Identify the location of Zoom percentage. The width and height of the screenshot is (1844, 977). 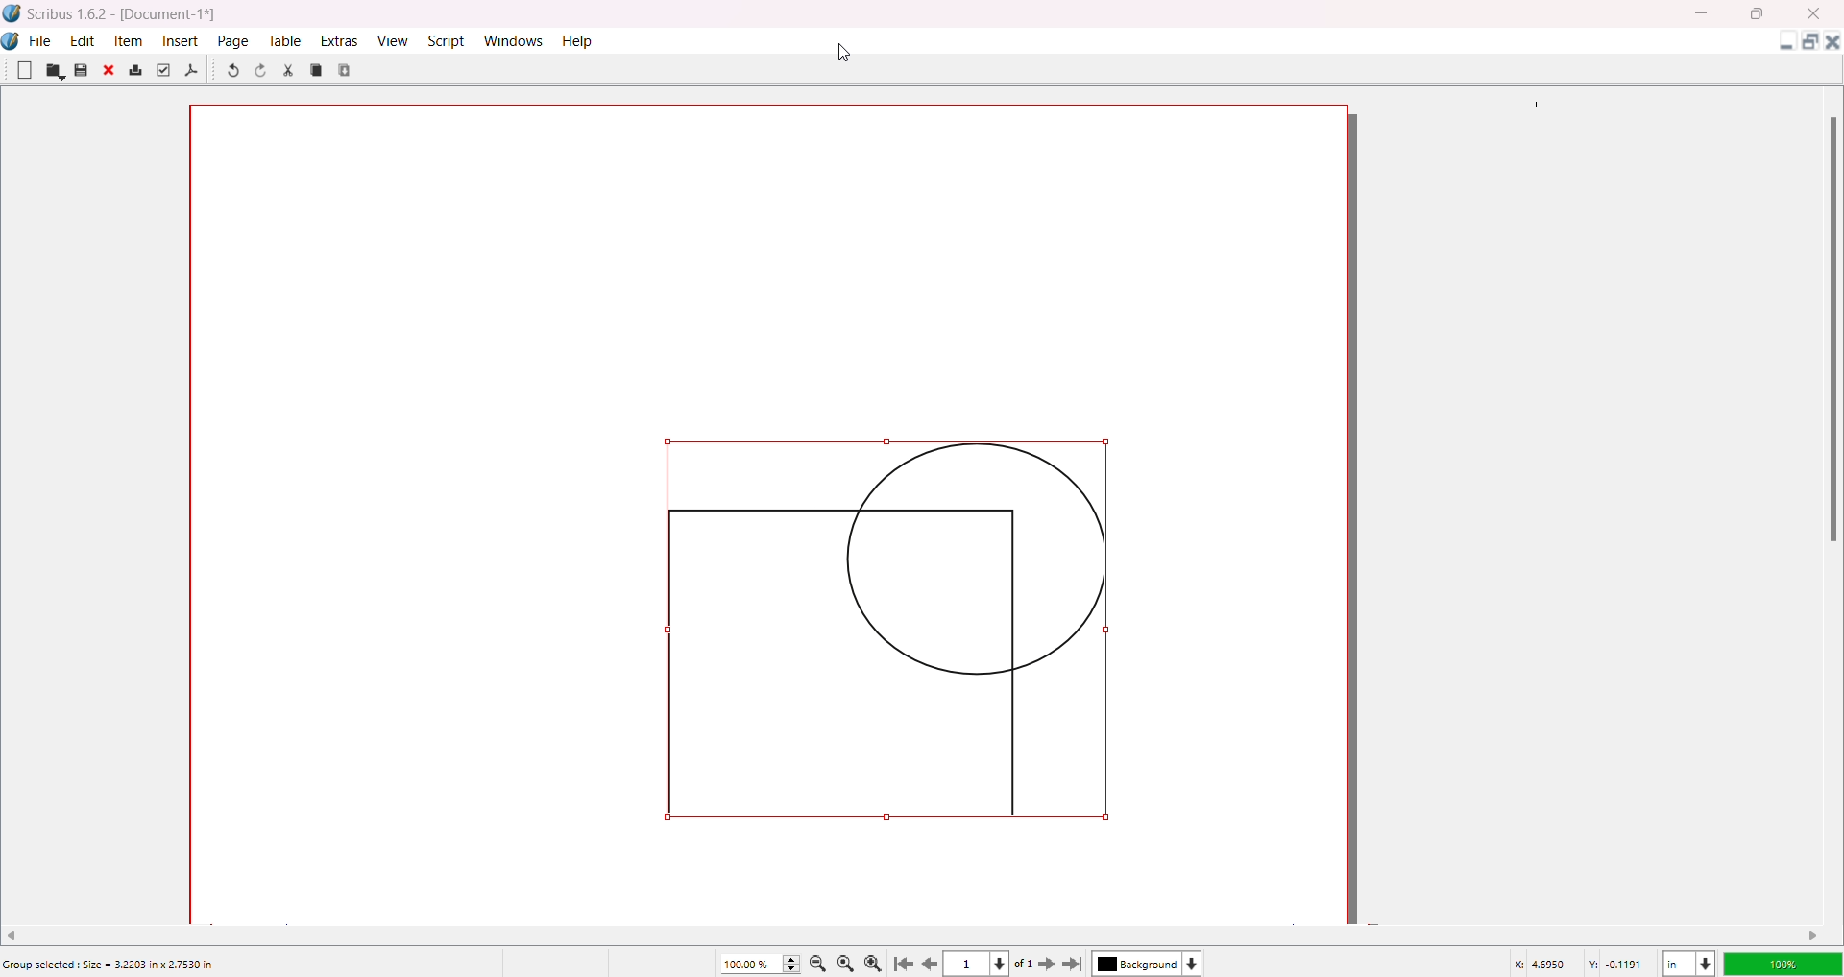
(749, 963).